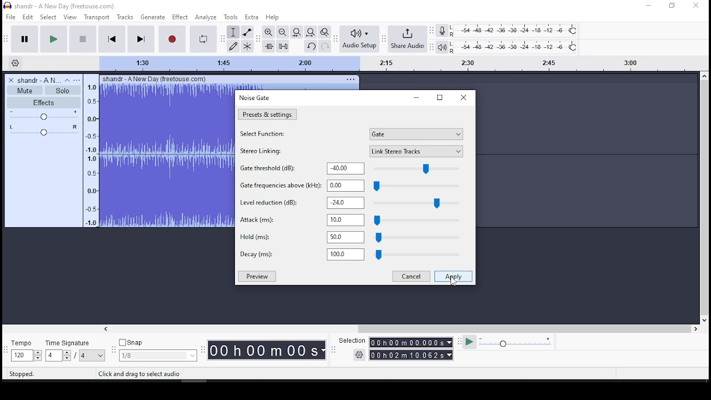 The width and height of the screenshot is (711, 400). What do you see at coordinates (352, 168) in the screenshot?
I see `gate threshold` at bounding box center [352, 168].